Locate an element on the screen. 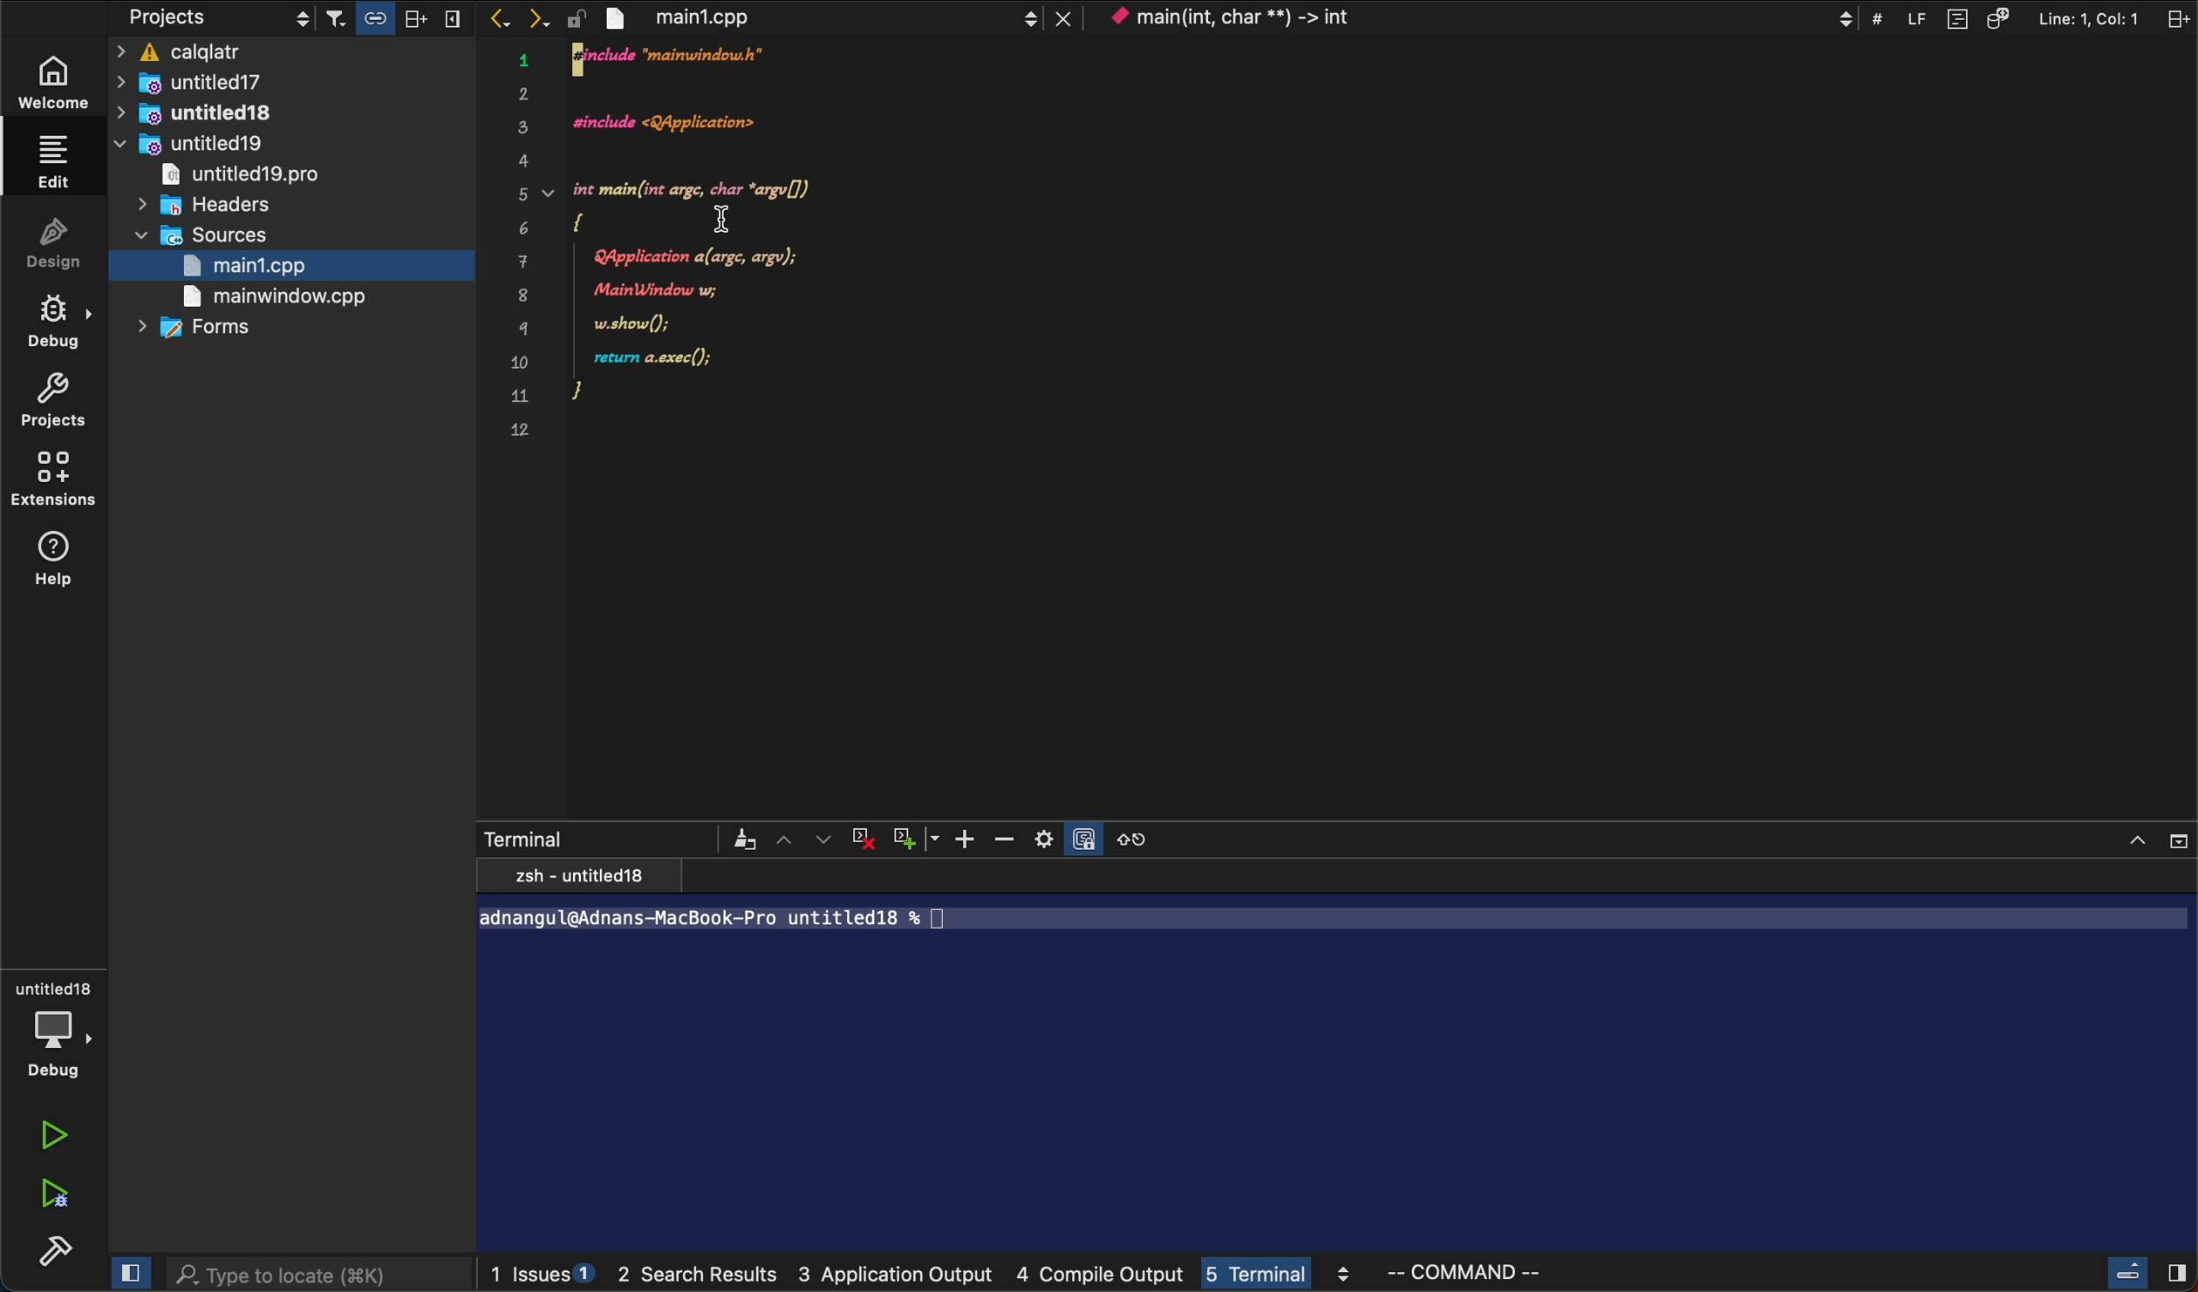 The width and height of the screenshot is (2198, 1292). extentions is located at coordinates (58, 481).